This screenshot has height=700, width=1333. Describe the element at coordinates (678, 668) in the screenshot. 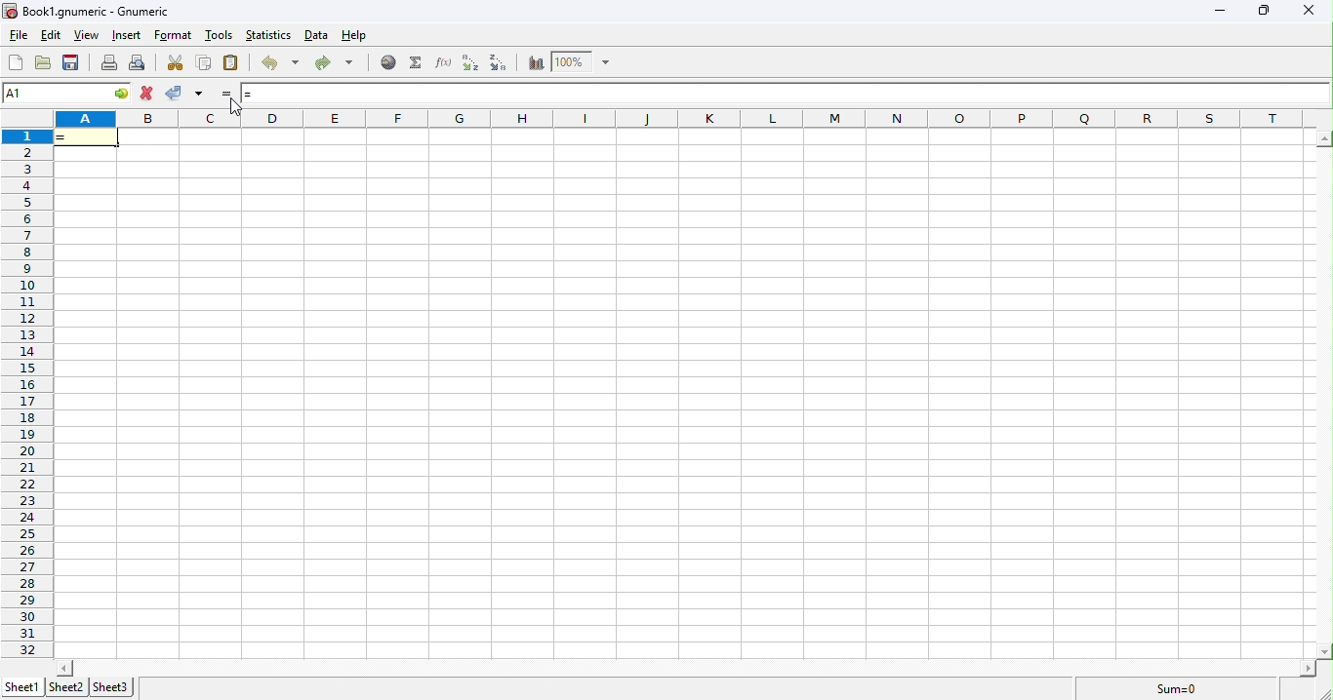

I see `space for horizontal scroll bar` at that location.